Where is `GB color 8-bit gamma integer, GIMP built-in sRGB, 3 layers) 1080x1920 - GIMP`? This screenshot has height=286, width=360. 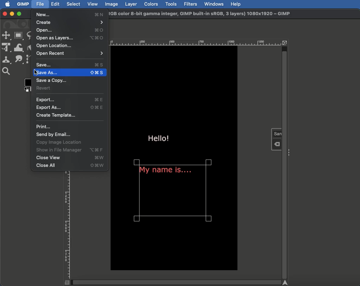
GB color 8-bit gamma integer, GIMP built-in sRGB, 3 layers) 1080x1920 - GIMP is located at coordinates (200, 14).